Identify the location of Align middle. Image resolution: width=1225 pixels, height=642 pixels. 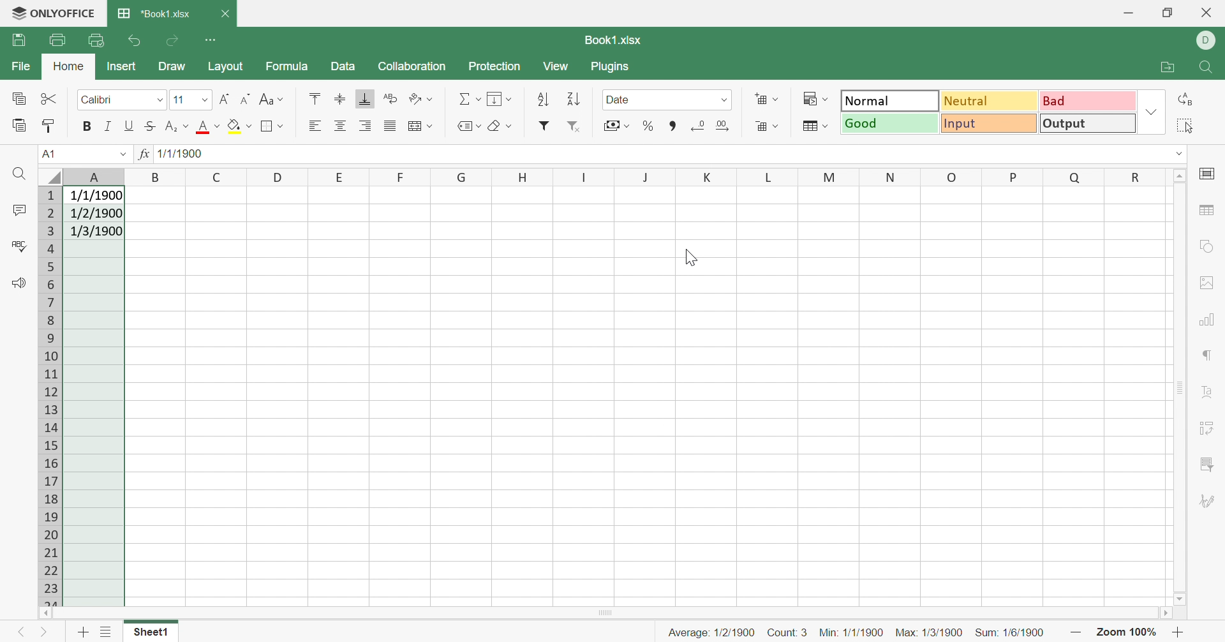
(341, 126).